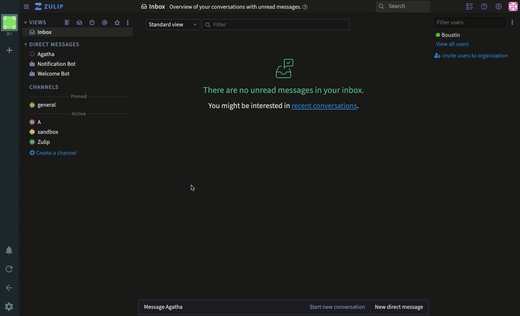 The width and height of the screenshot is (520, 316). I want to click on User, so click(42, 55).